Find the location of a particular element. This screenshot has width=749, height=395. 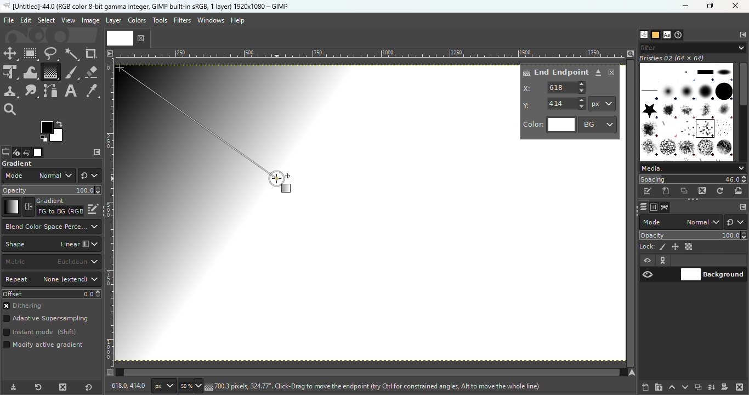

Media is located at coordinates (692, 168).